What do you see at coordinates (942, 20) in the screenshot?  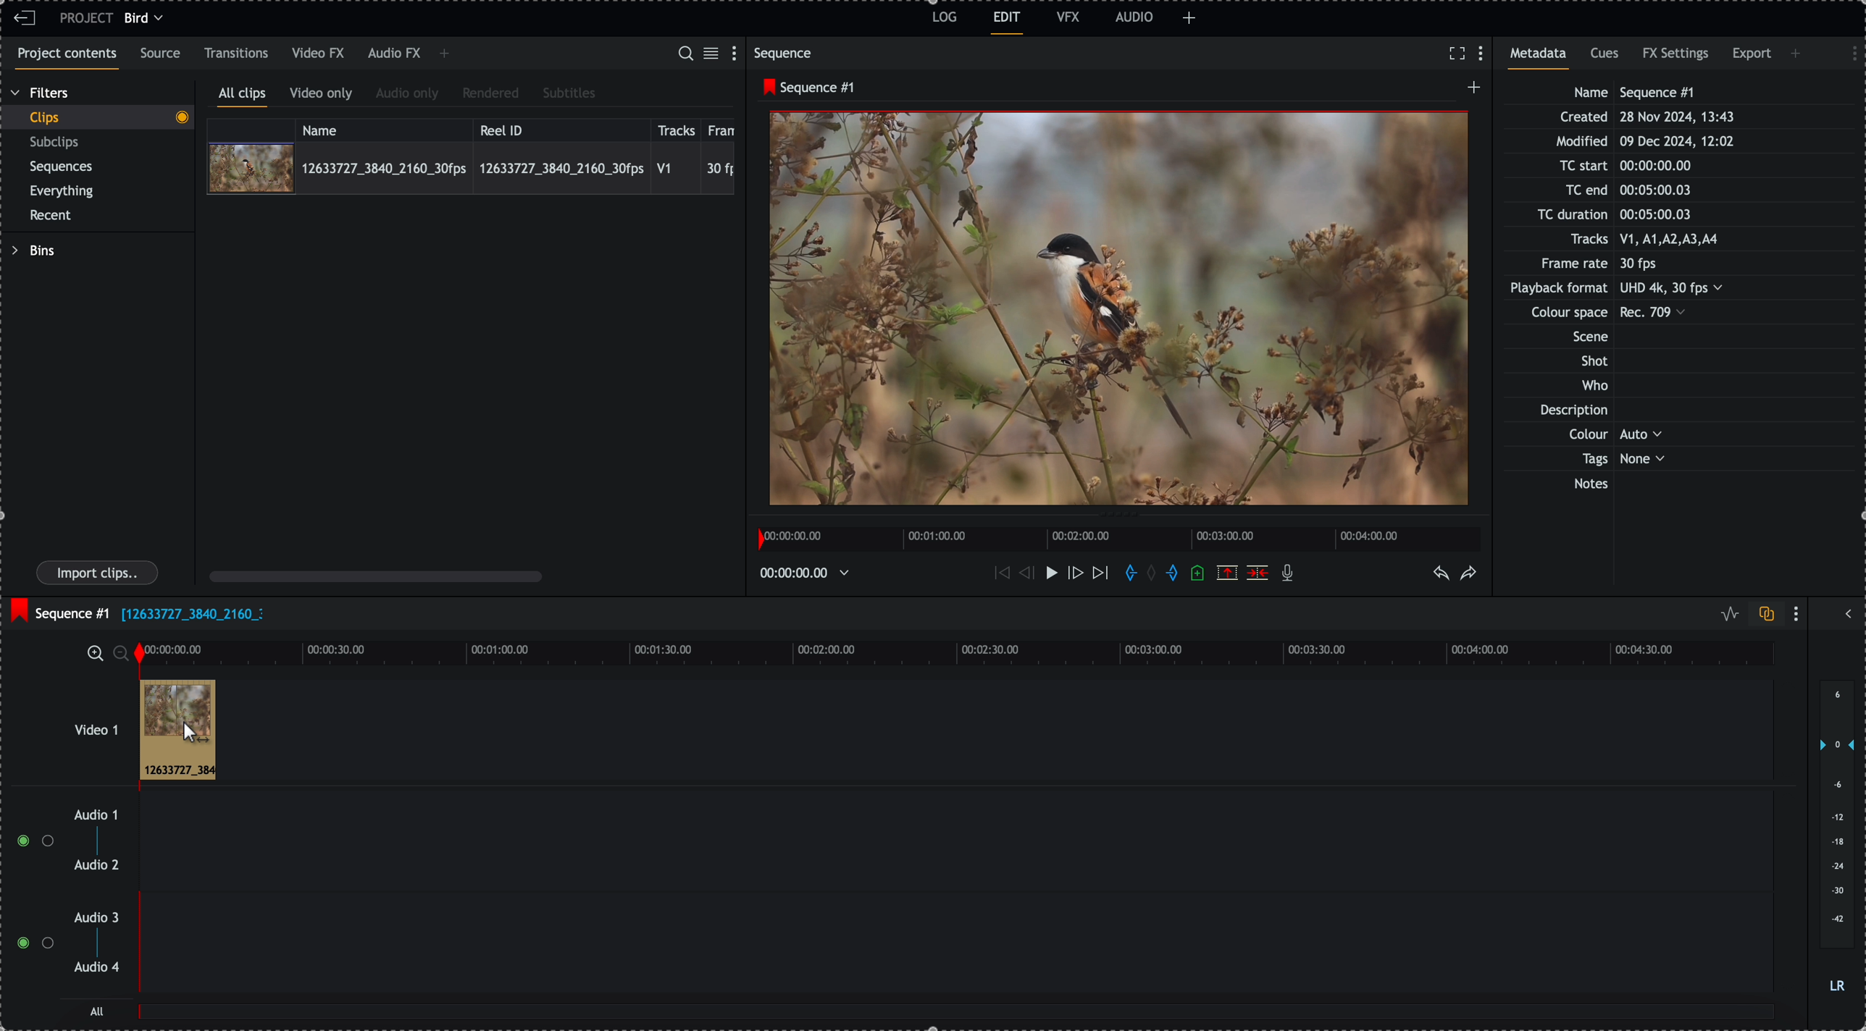 I see `log` at bounding box center [942, 20].